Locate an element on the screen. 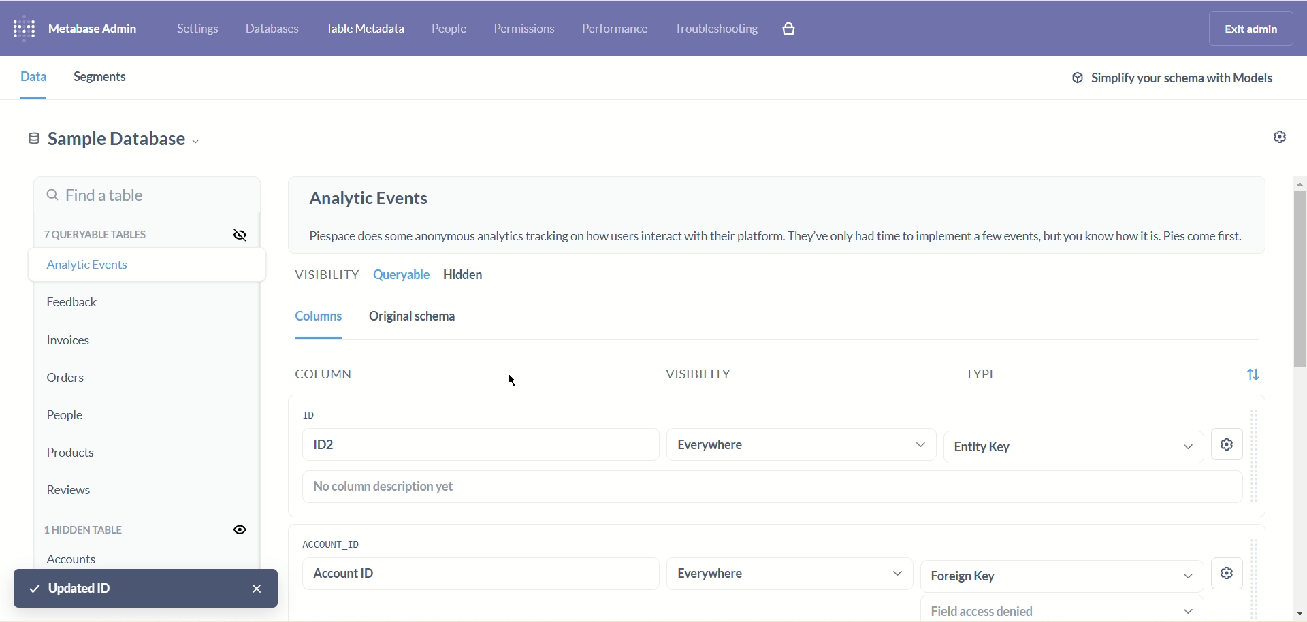 The image size is (1307, 622). account_id is located at coordinates (328, 542).